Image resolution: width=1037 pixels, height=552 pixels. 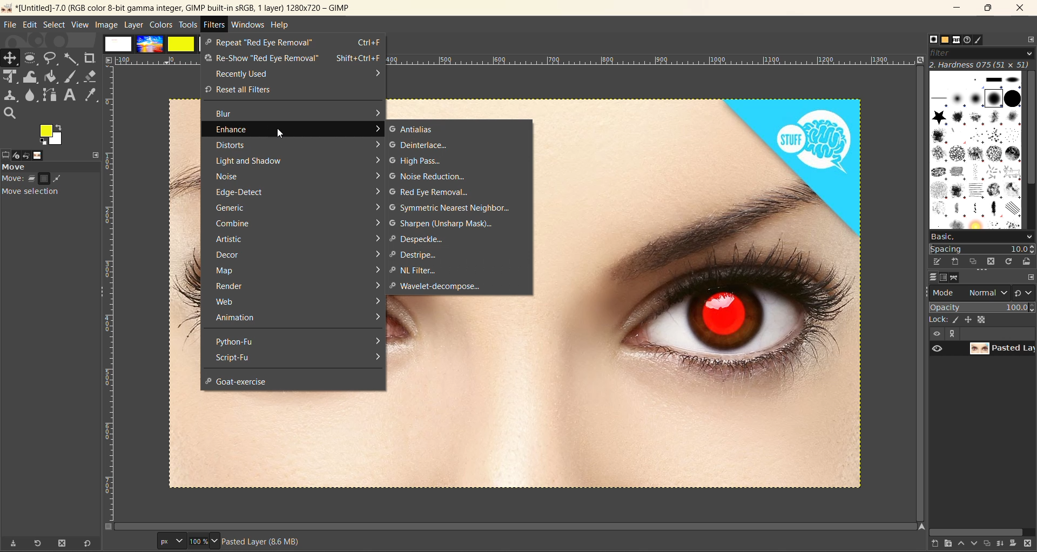 I want to click on refresh brushes, so click(x=1008, y=262).